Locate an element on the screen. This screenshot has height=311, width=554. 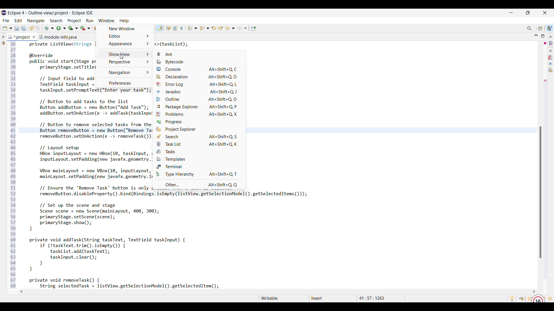
New window is located at coordinates (125, 29).